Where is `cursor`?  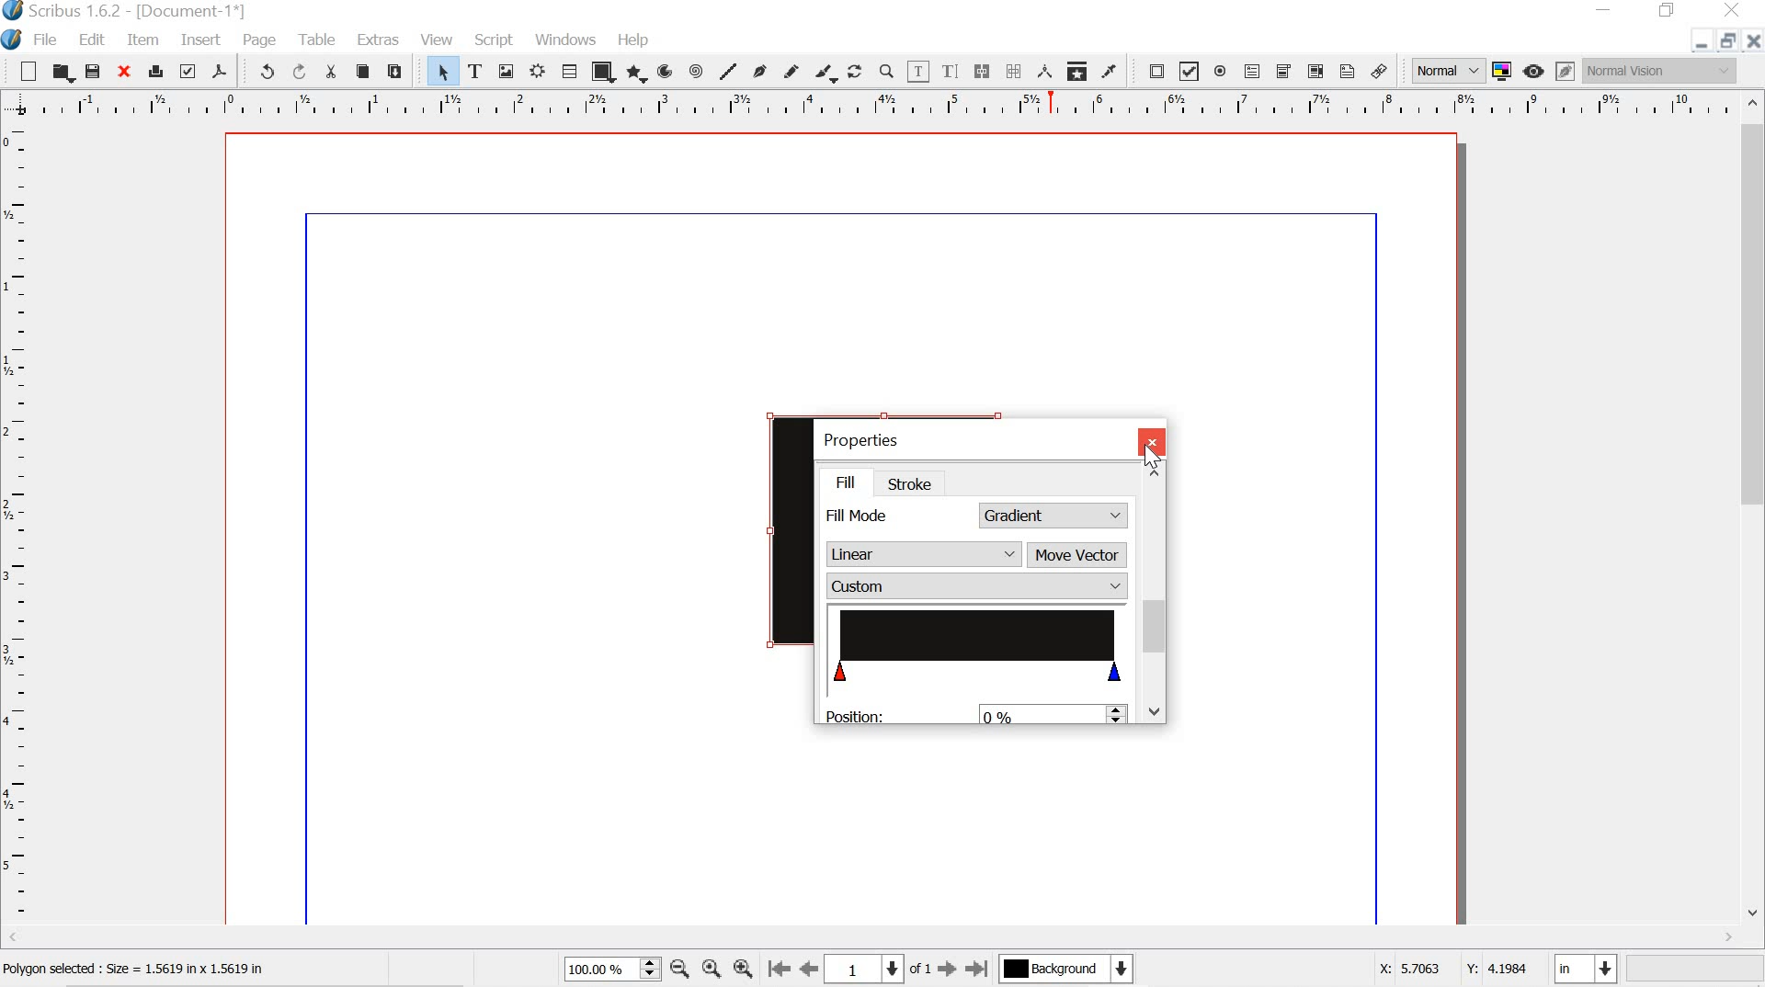 cursor is located at coordinates (1152, 460).